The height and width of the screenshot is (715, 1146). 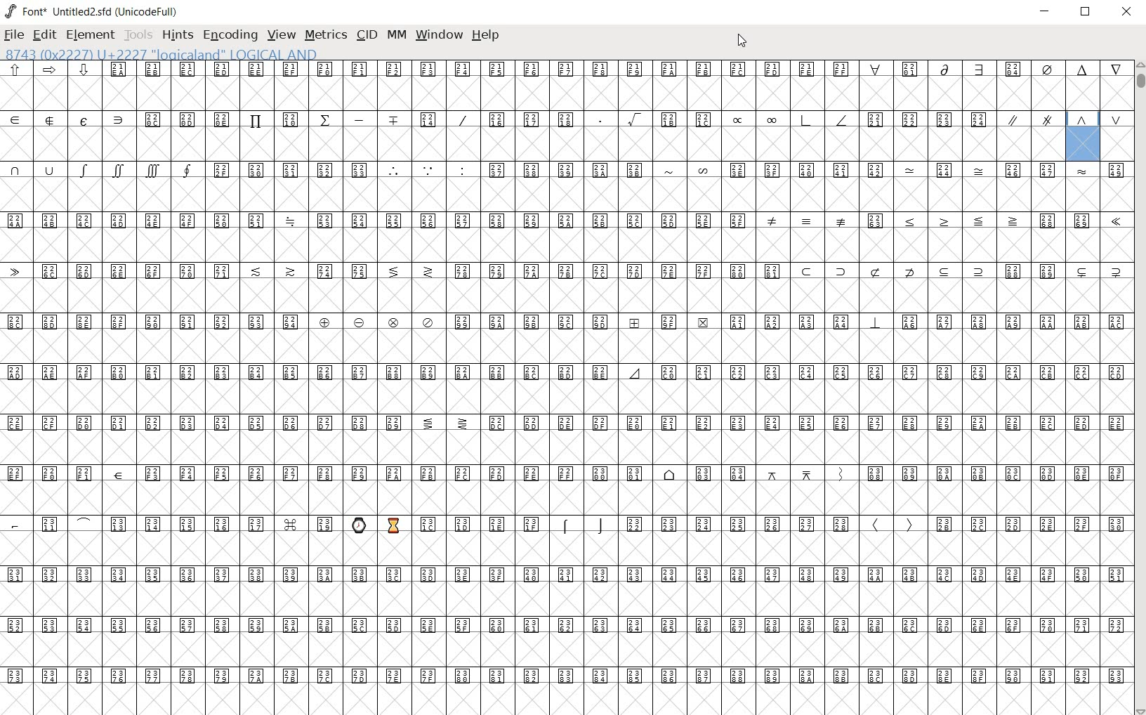 I want to click on mm, so click(x=396, y=33).